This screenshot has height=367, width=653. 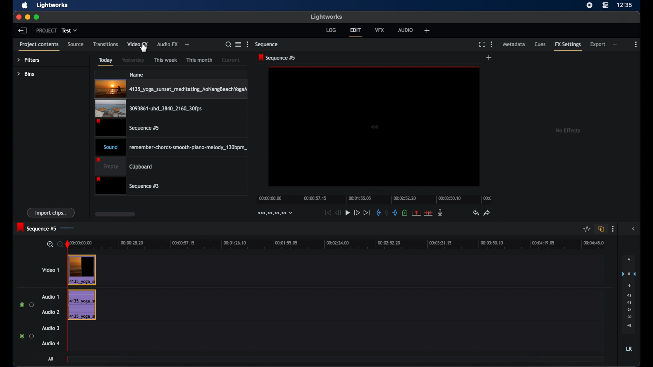 I want to click on redo, so click(x=487, y=213).